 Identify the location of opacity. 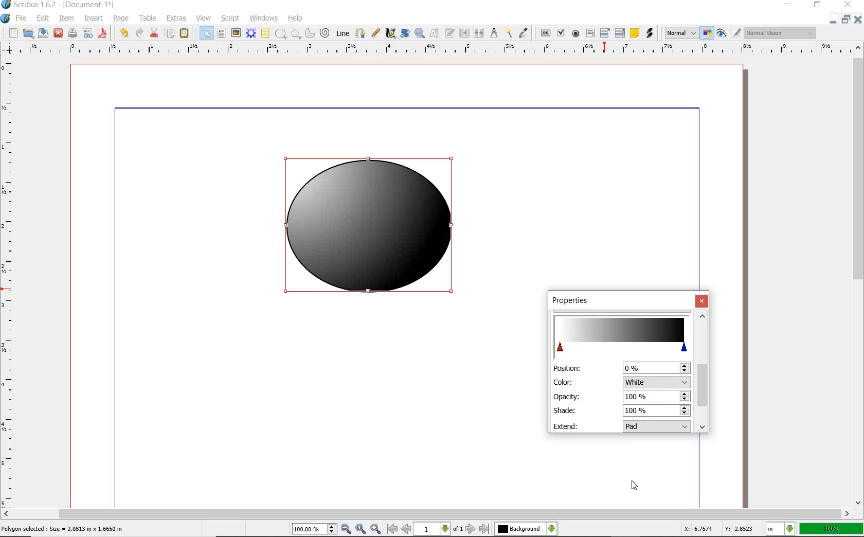
(657, 396).